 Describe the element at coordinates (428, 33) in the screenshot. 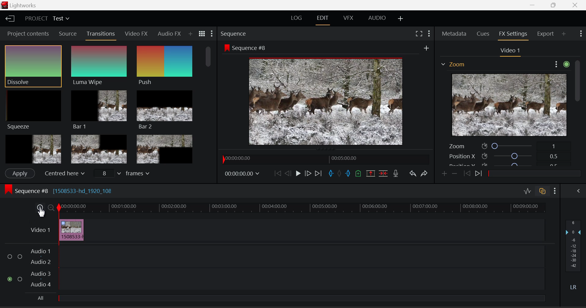

I see `Show Settings` at that location.